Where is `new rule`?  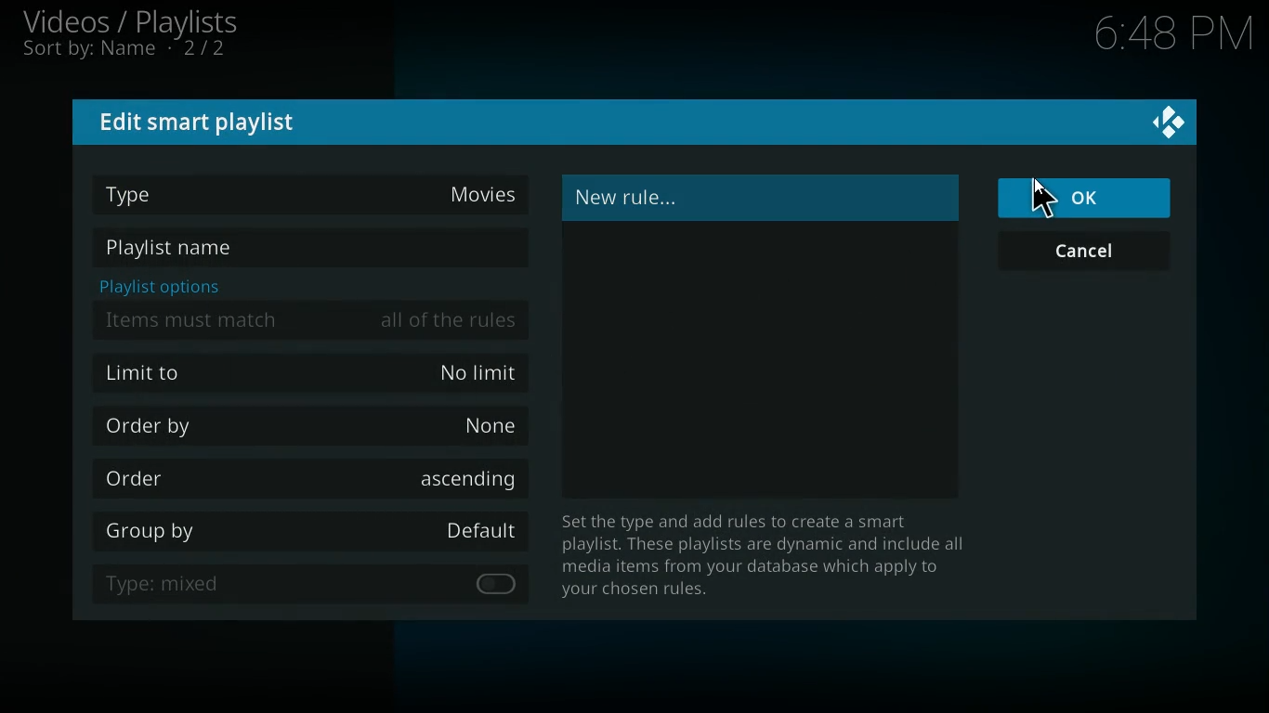
new rule is located at coordinates (671, 199).